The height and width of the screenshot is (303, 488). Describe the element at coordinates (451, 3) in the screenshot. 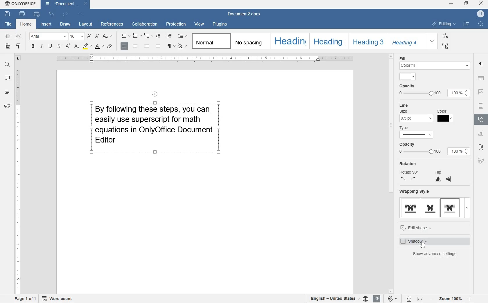

I see `minimize` at that location.